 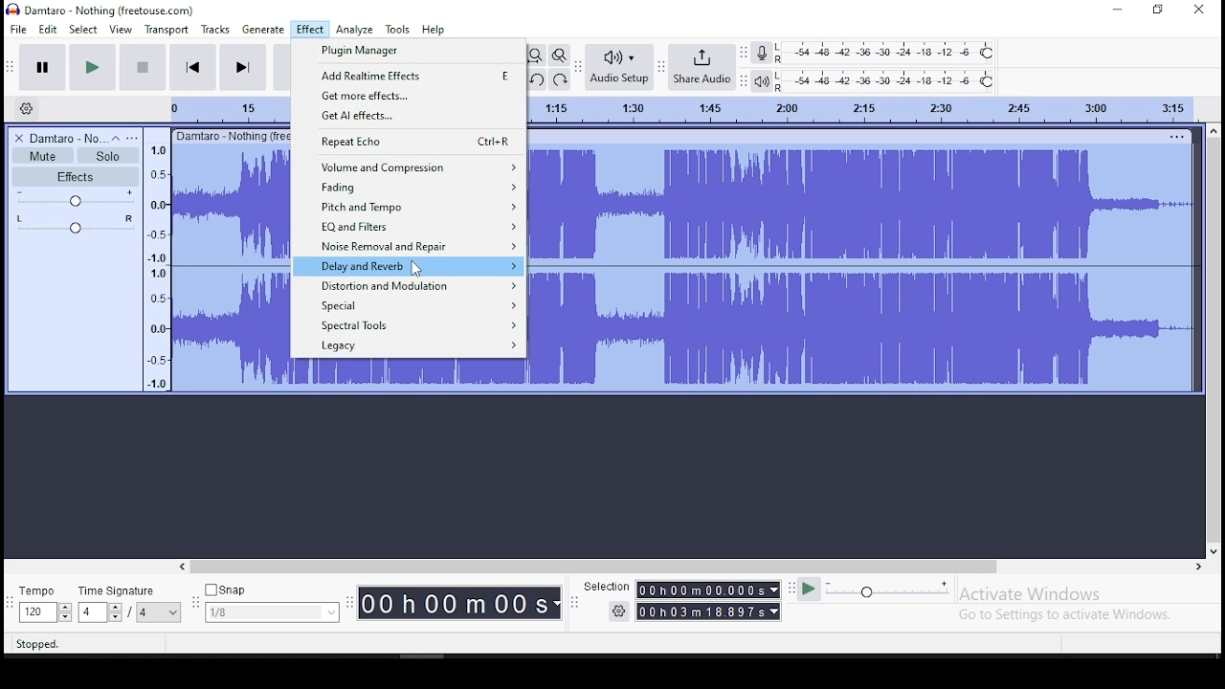 What do you see at coordinates (865, 109) in the screenshot?
I see `Audio Timeline` at bounding box center [865, 109].